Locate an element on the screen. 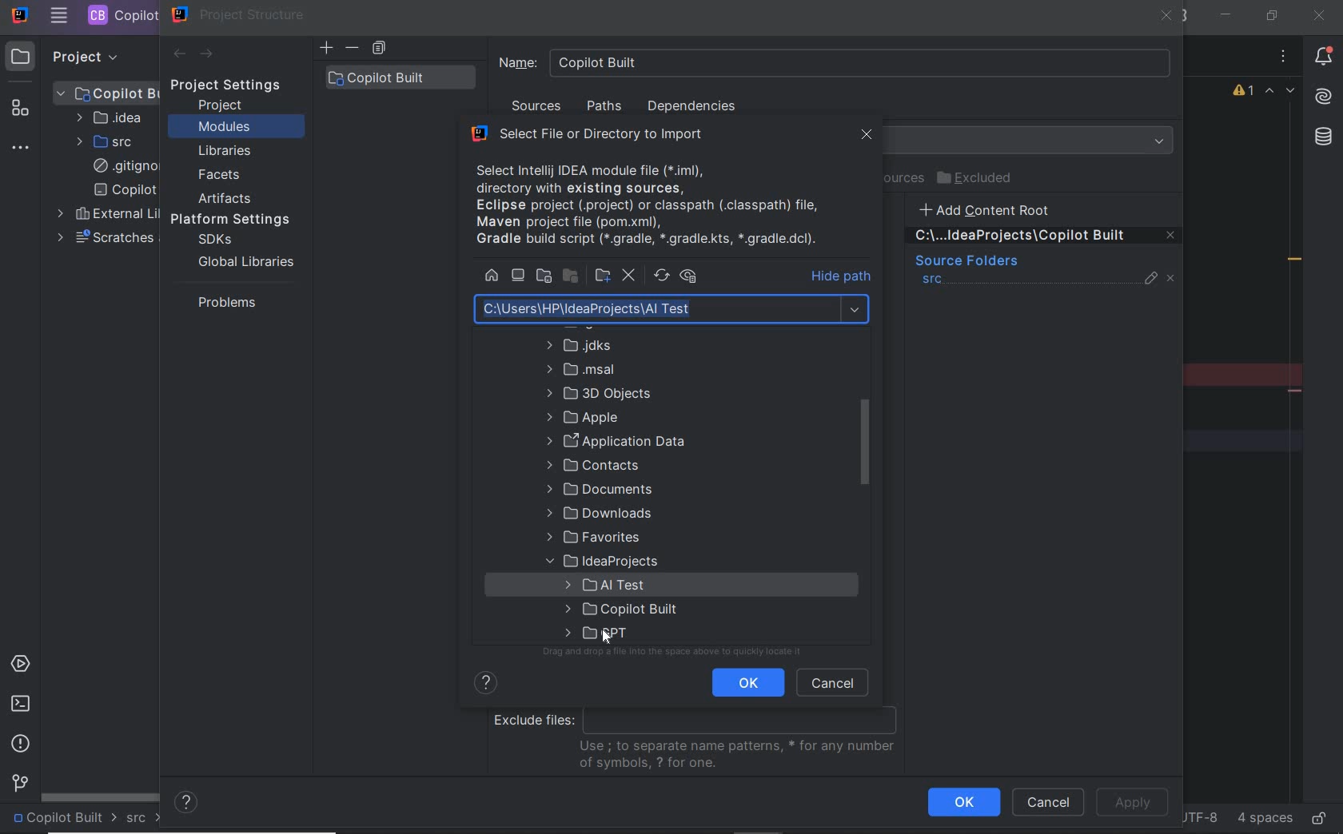  folder is located at coordinates (593, 537).